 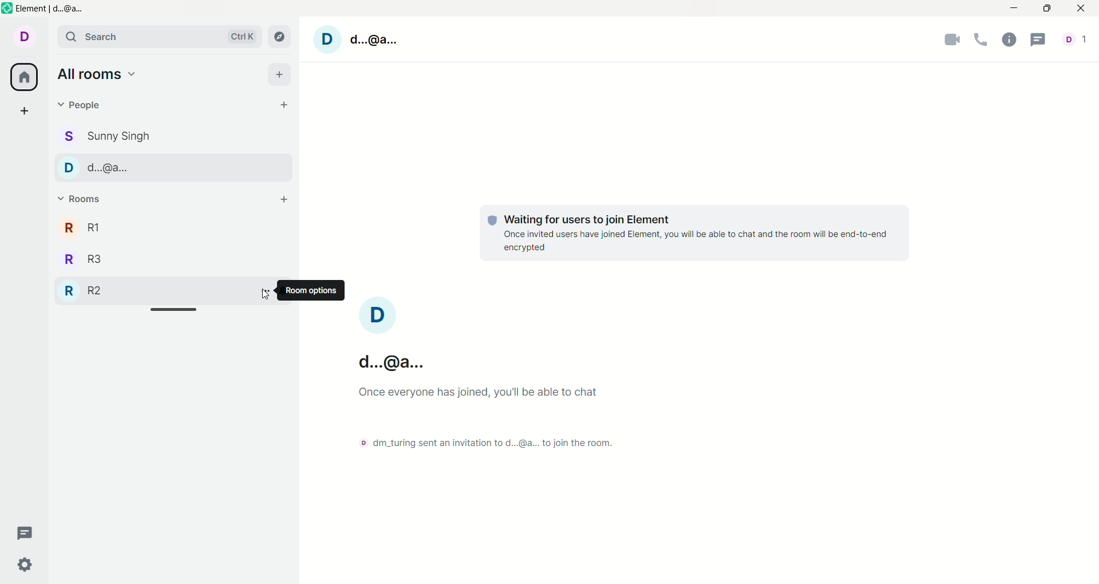 What do you see at coordinates (173, 309) in the screenshot?
I see `Horizontal slide bar` at bounding box center [173, 309].